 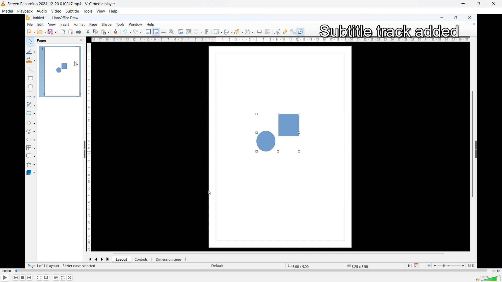 What do you see at coordinates (30, 97) in the screenshot?
I see `line and arrow` at bounding box center [30, 97].